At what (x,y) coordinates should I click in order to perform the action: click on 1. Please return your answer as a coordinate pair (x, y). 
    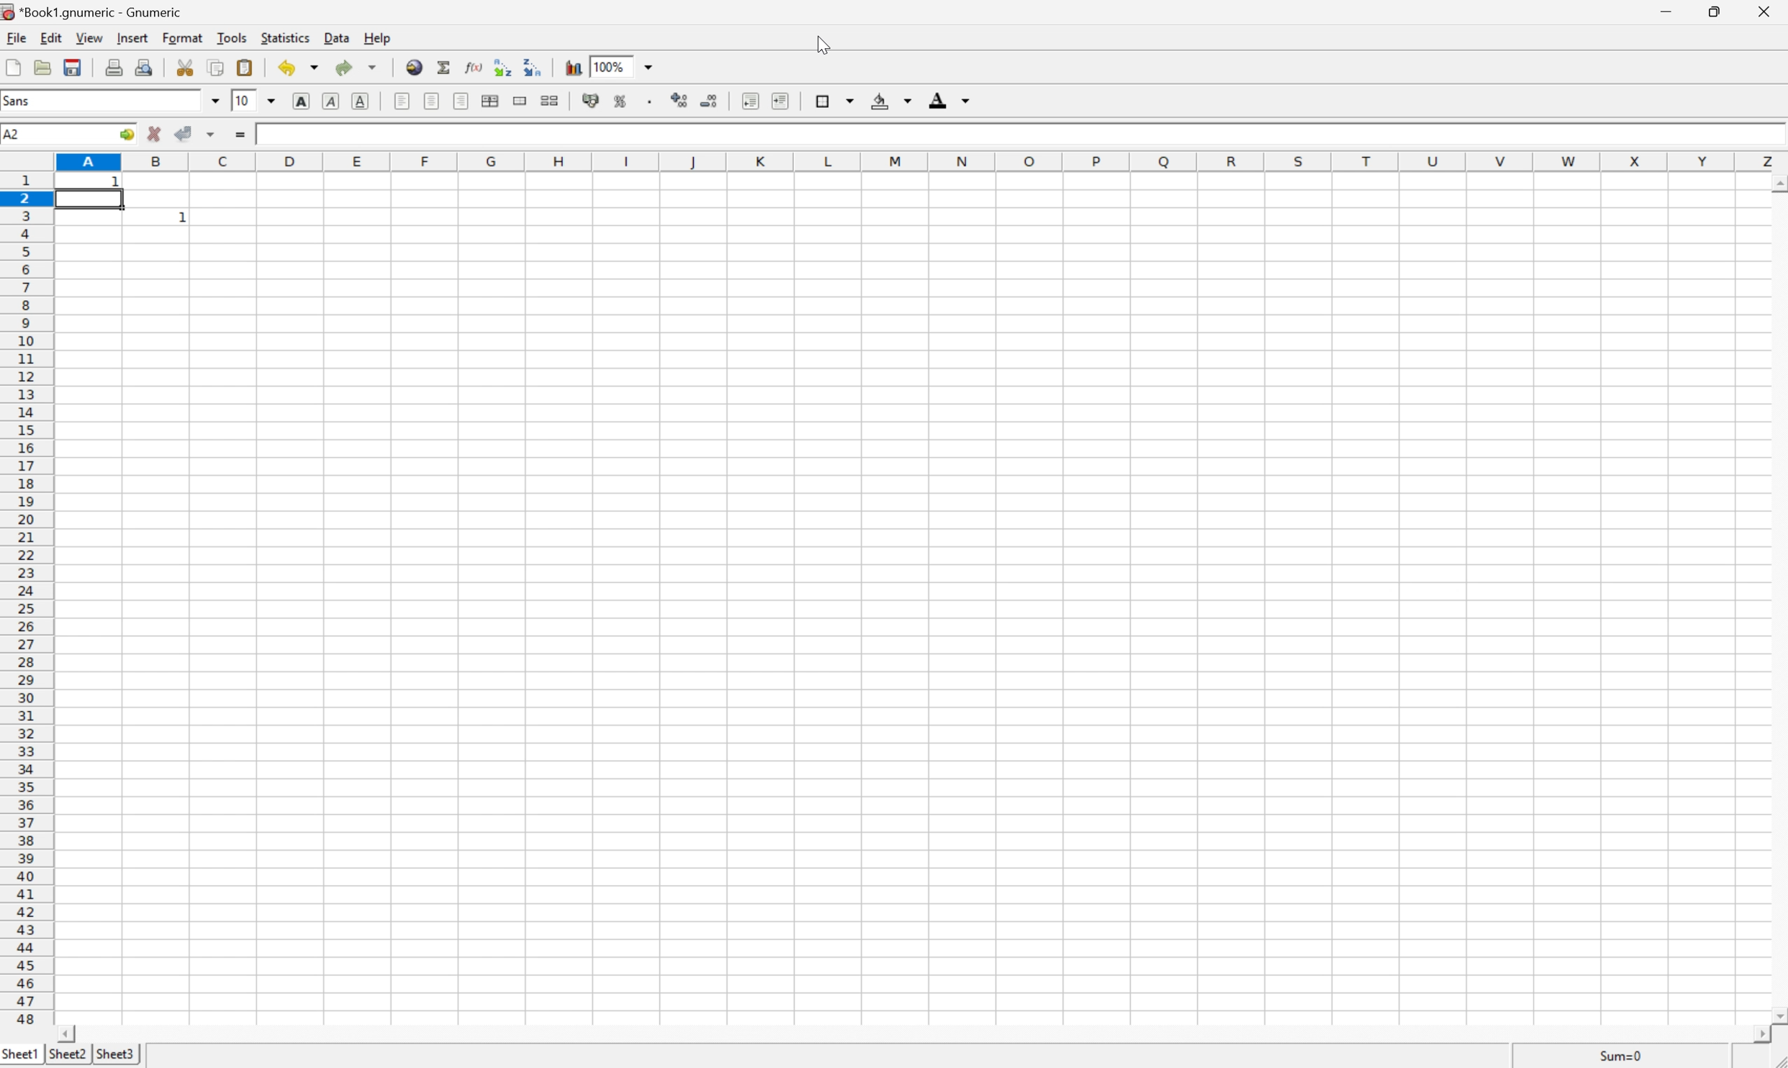
    Looking at the image, I should click on (114, 186).